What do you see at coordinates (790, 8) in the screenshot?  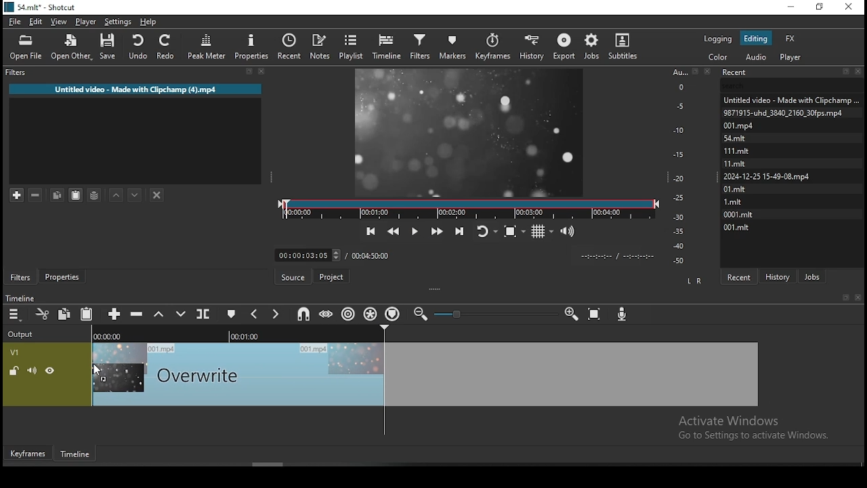 I see `minimize` at bounding box center [790, 8].